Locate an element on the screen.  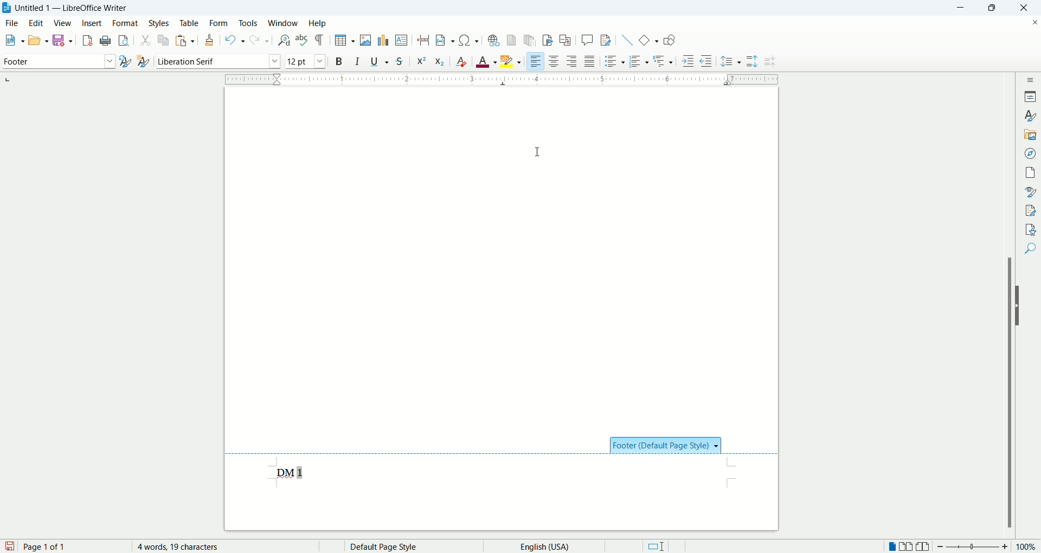
window is located at coordinates (284, 23).